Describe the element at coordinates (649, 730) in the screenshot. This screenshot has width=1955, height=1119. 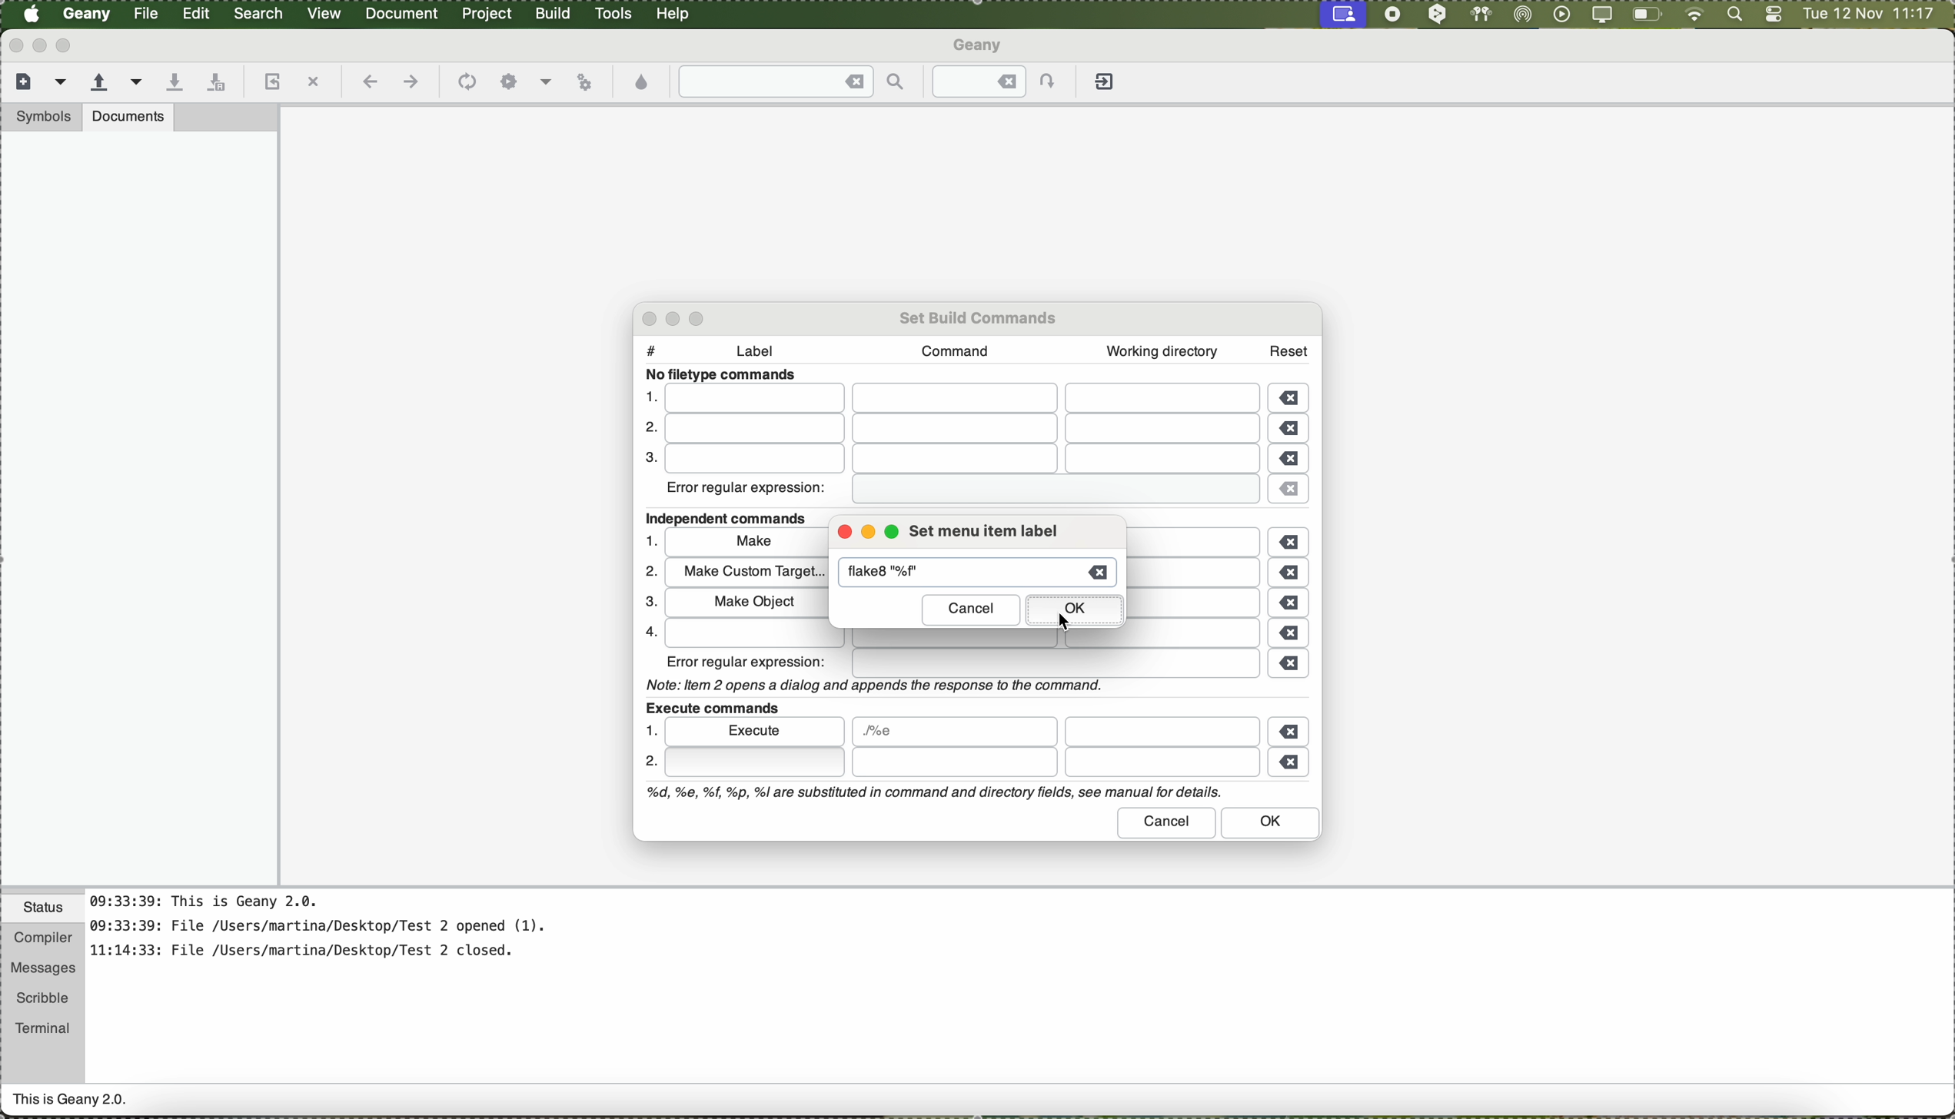
I see `1` at that location.